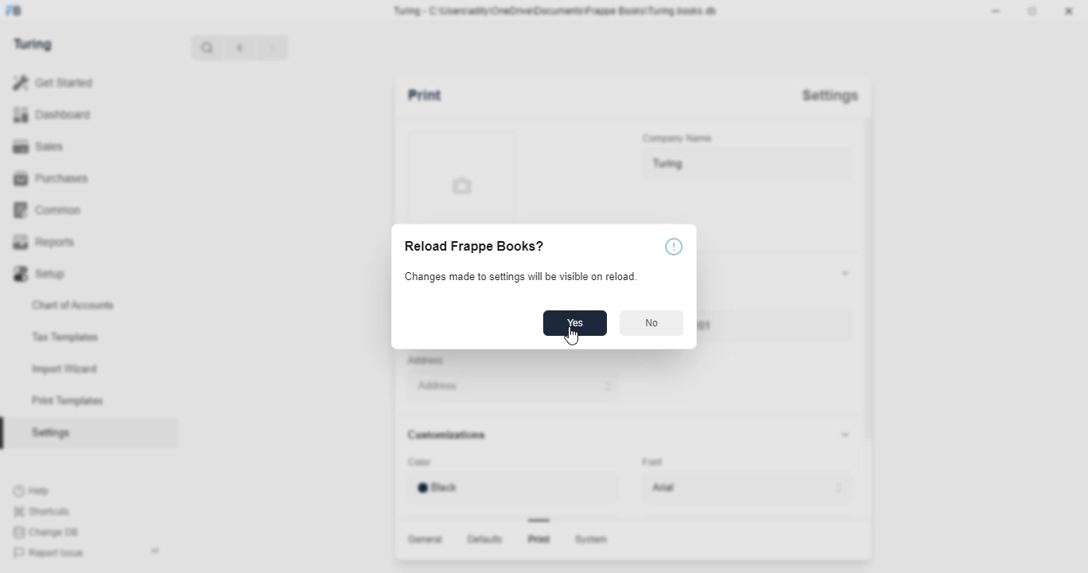  I want to click on System, so click(594, 540).